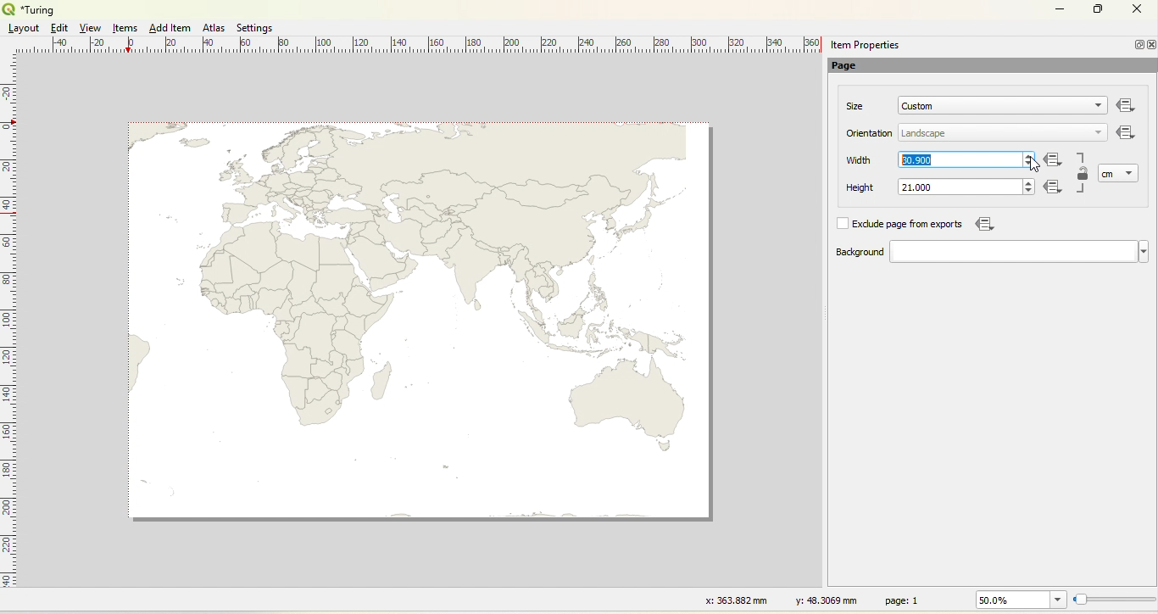 The height and width of the screenshot is (614, 1158). What do you see at coordinates (1127, 134) in the screenshot?
I see `Icon` at bounding box center [1127, 134].